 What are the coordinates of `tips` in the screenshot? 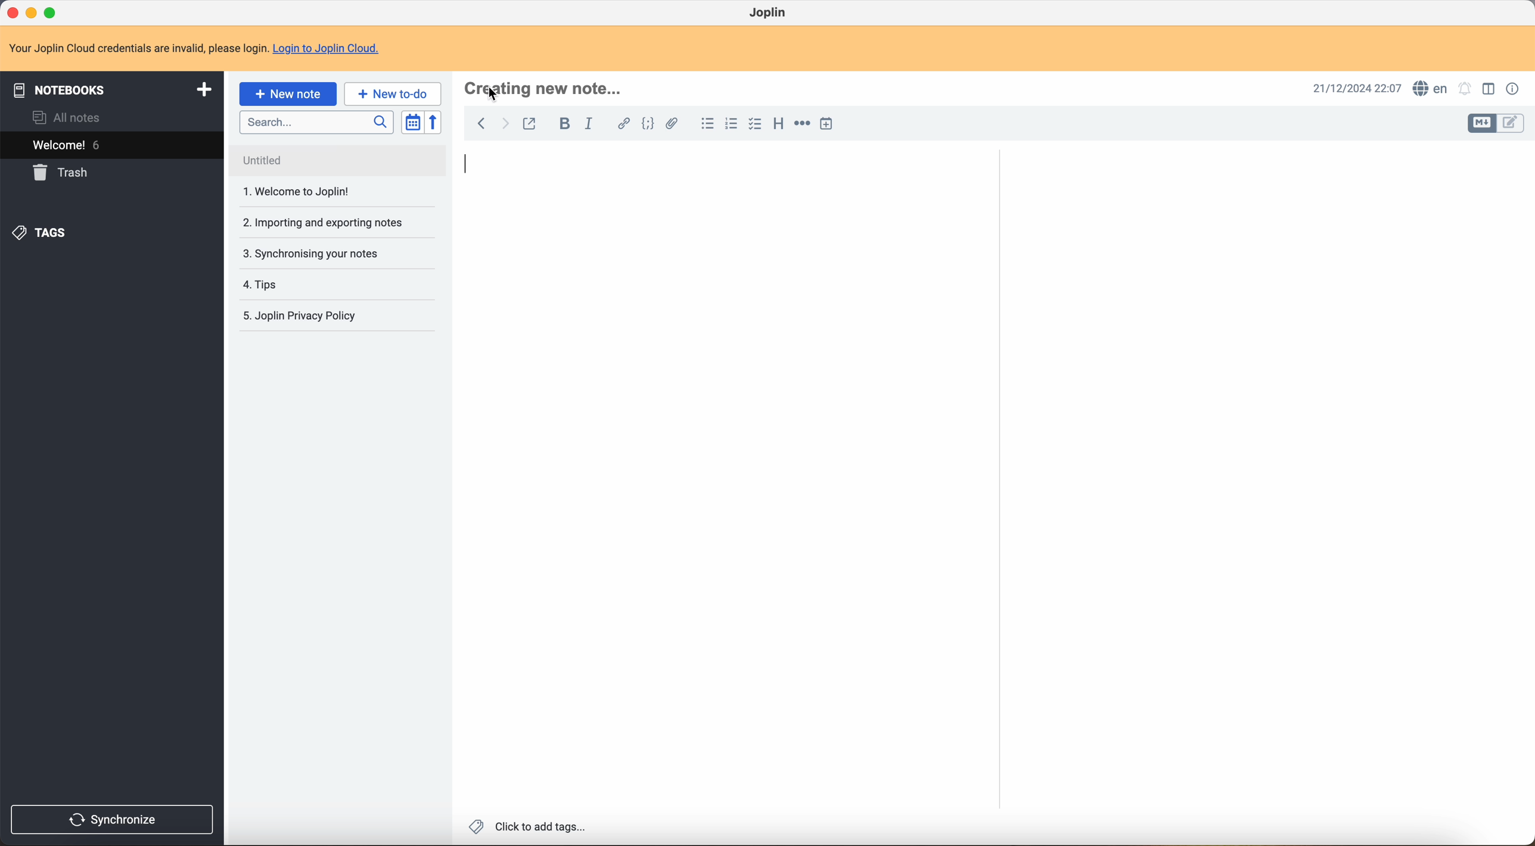 It's located at (307, 255).